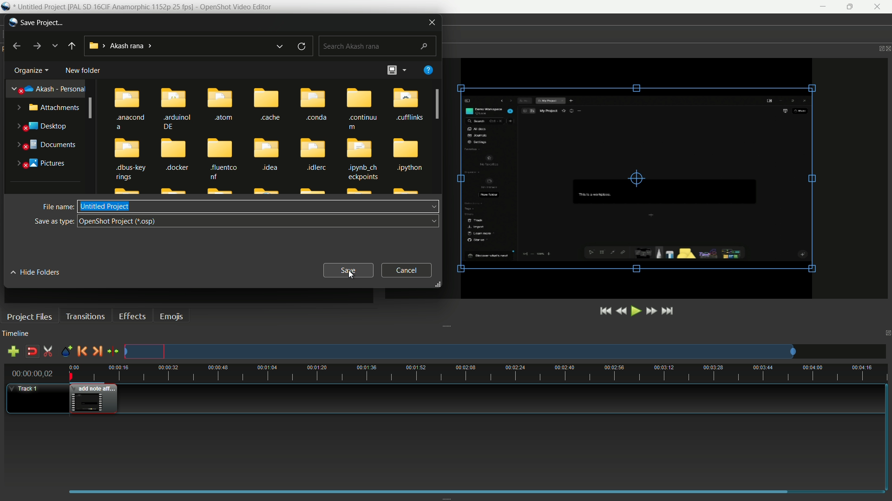  I want to click on play or pause, so click(637, 311).